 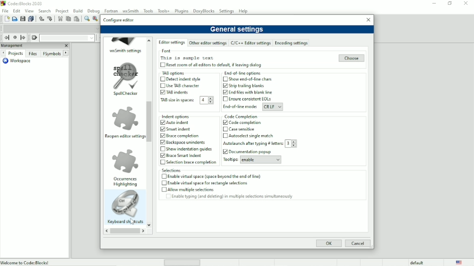 What do you see at coordinates (6, 38) in the screenshot?
I see `Jump back` at bounding box center [6, 38].